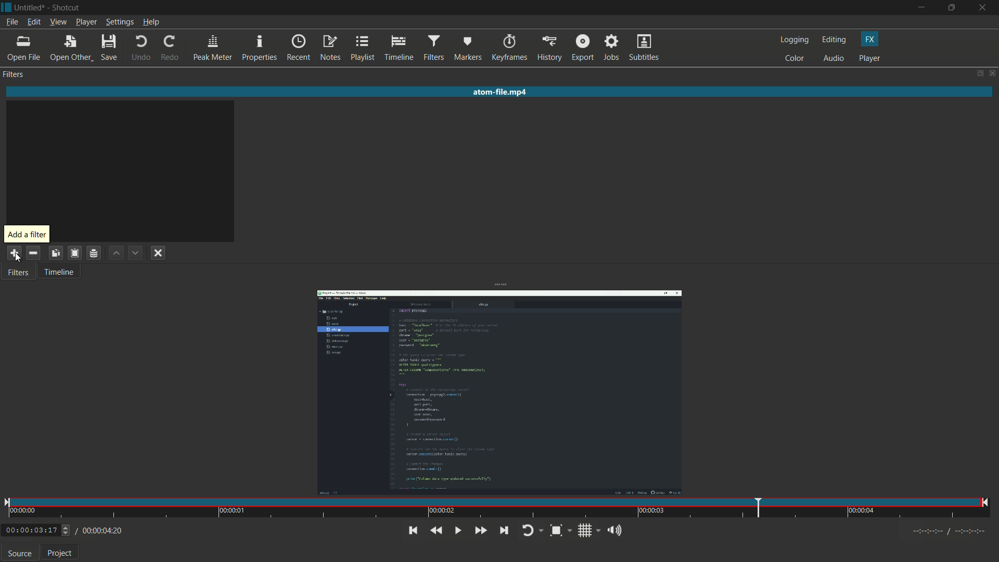 This screenshot has height=562, width=999. Describe the element at coordinates (116, 253) in the screenshot. I see `move filter up` at that location.